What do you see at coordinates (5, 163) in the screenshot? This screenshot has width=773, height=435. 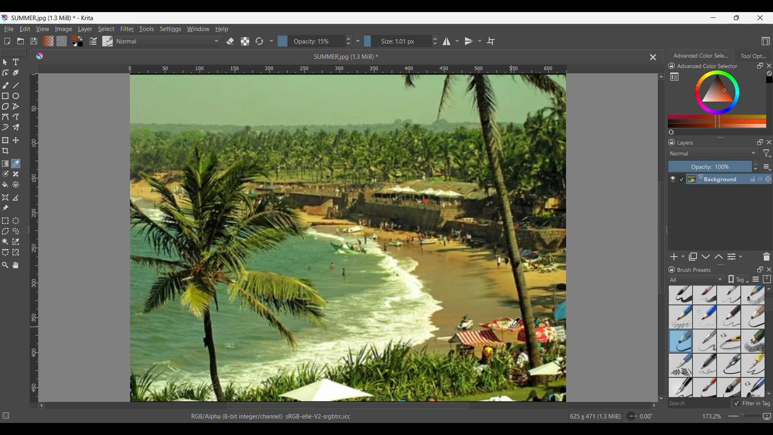 I see `Draw a gradient` at bounding box center [5, 163].